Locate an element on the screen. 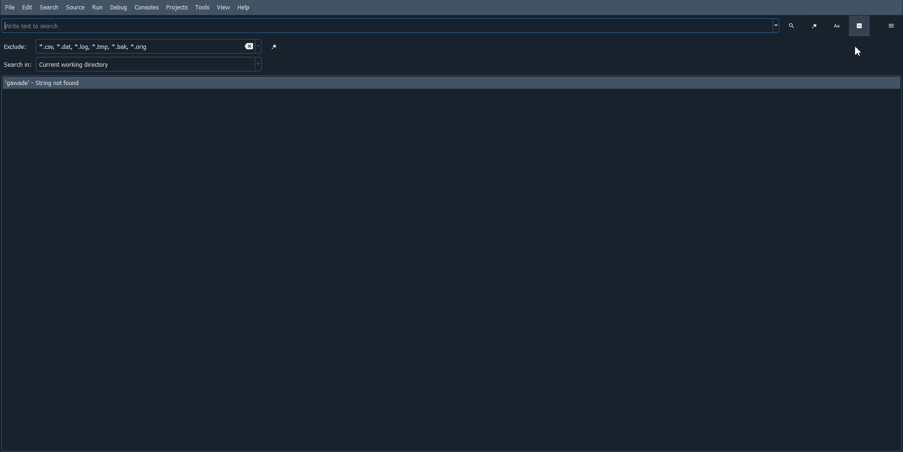 The width and height of the screenshot is (903, 452). Cursor is located at coordinates (861, 52).